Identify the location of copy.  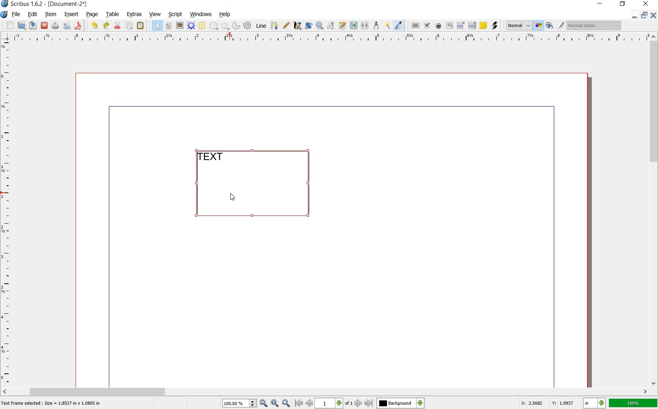
(130, 26).